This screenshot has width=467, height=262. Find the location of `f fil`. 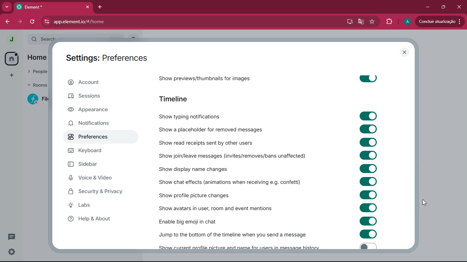

f fil is located at coordinates (35, 100).